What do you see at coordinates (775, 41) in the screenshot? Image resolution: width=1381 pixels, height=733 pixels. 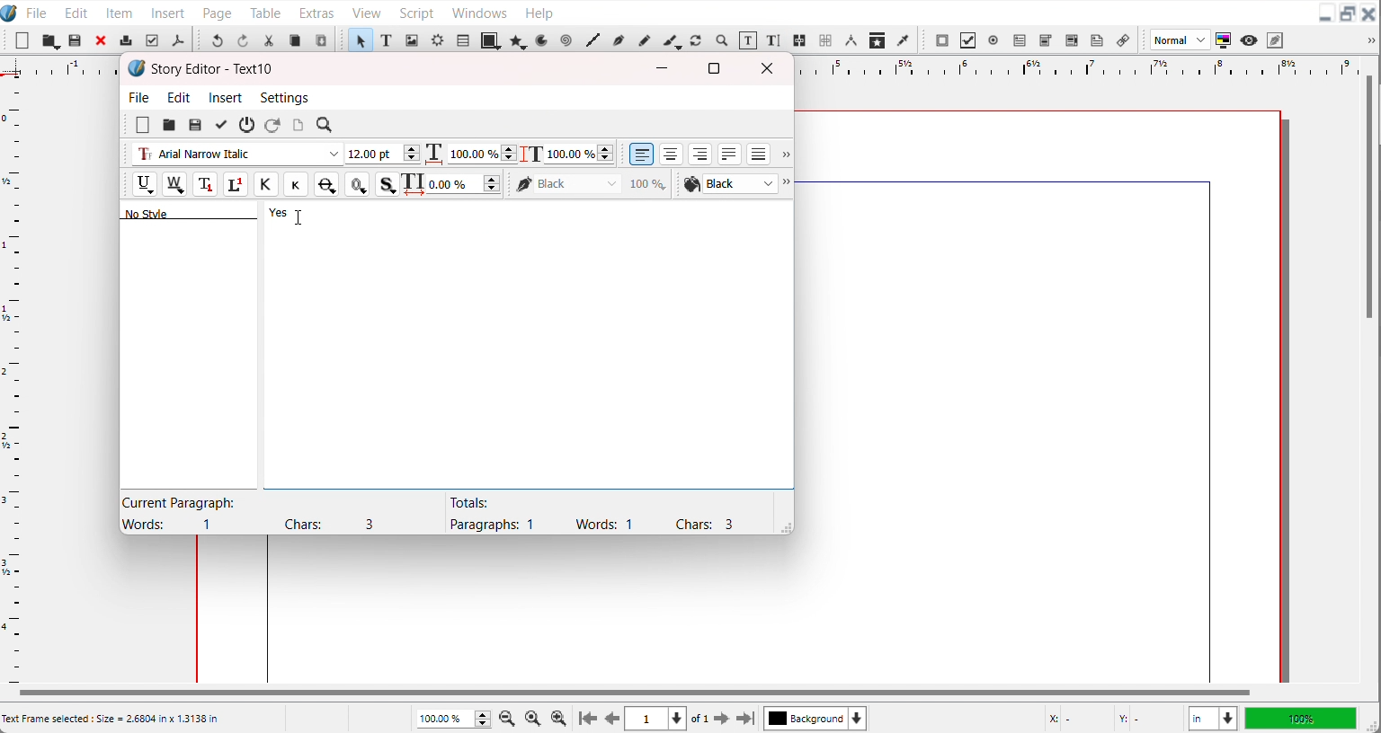 I see `Edit Text` at bounding box center [775, 41].